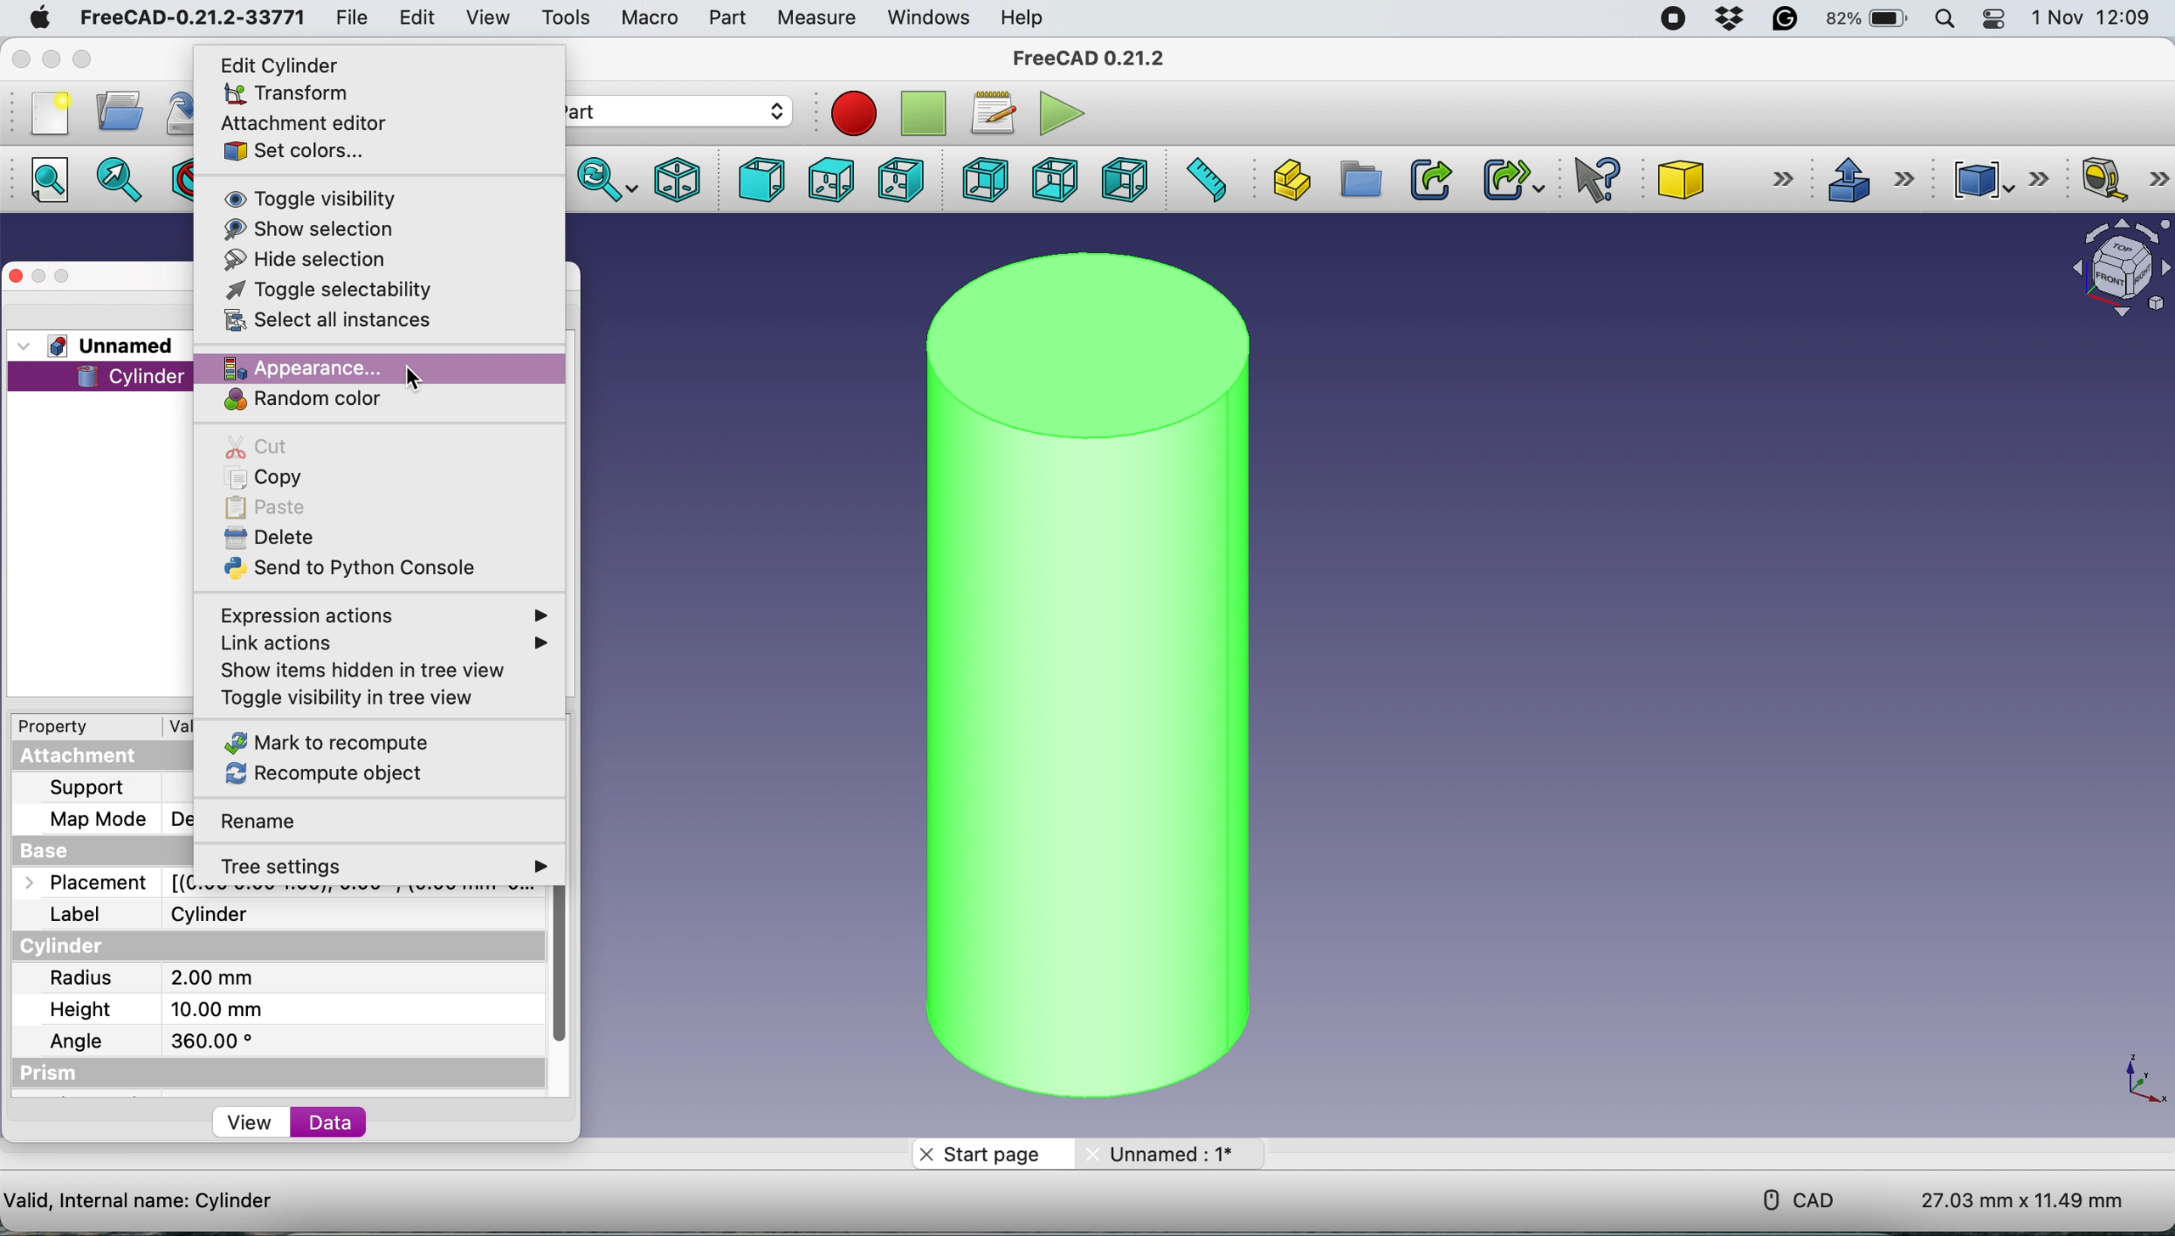 This screenshot has width=2175, height=1236. I want to click on toggle visibility in tree view, so click(347, 699).